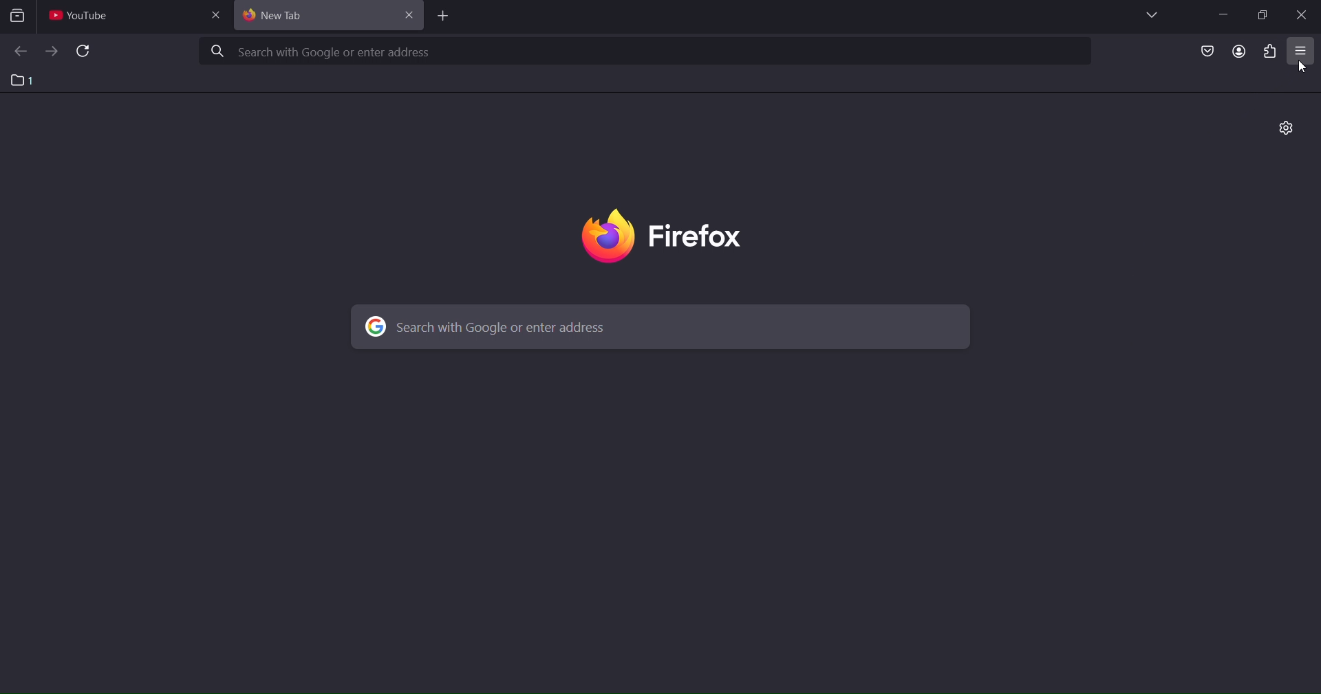 This screenshot has width=1321, height=694. What do you see at coordinates (20, 18) in the screenshot?
I see `search all tabs` at bounding box center [20, 18].